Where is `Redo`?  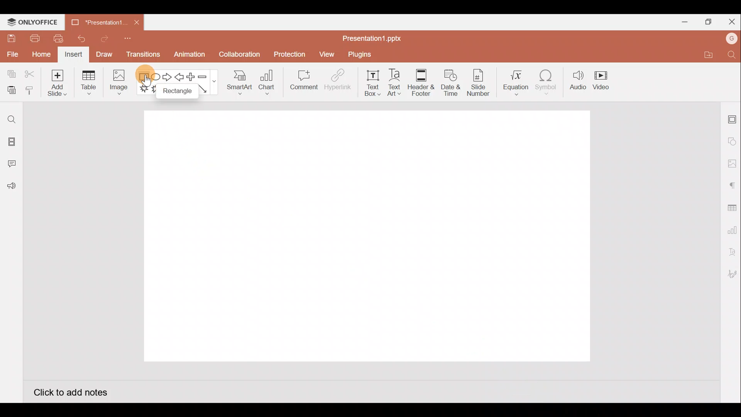
Redo is located at coordinates (102, 38).